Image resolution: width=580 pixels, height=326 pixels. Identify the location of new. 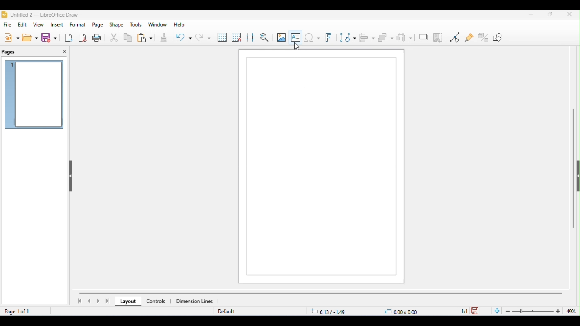
(11, 37).